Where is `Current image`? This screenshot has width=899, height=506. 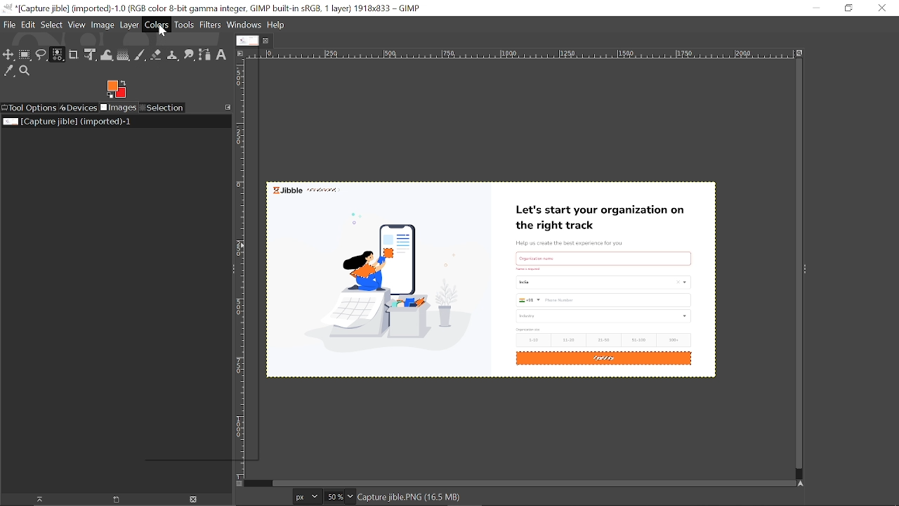
Current image is located at coordinates (500, 287).